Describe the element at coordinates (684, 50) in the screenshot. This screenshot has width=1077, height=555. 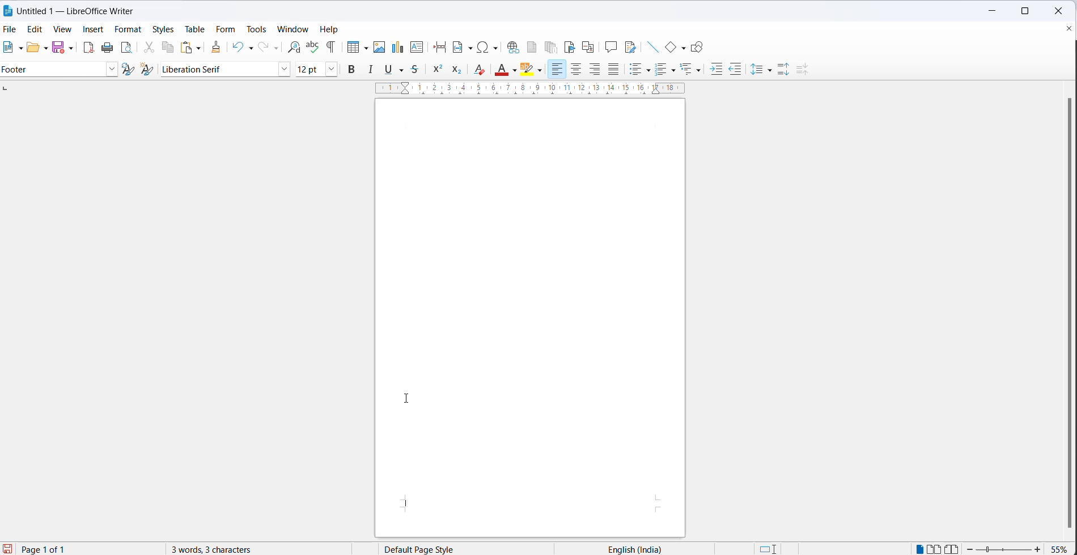
I see `basic shapes options` at that location.